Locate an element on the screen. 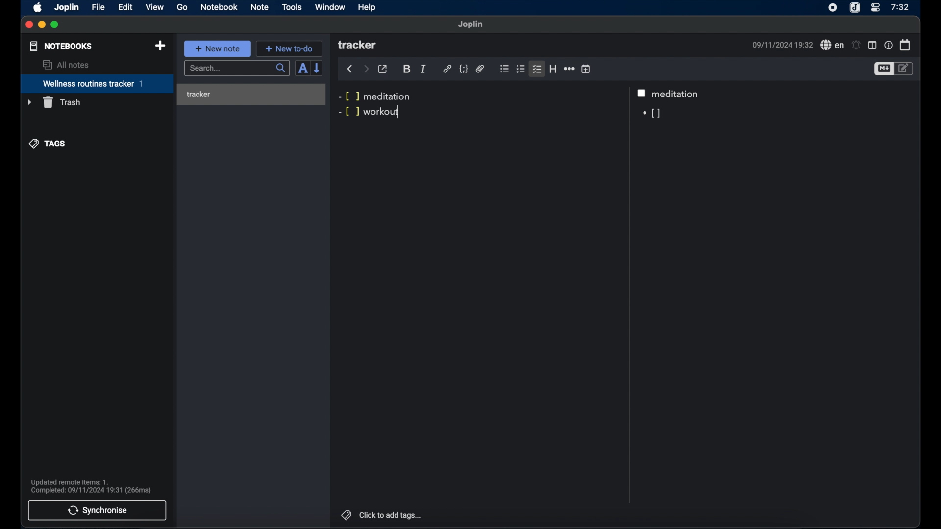 The width and height of the screenshot is (941, 529). go is located at coordinates (182, 7).